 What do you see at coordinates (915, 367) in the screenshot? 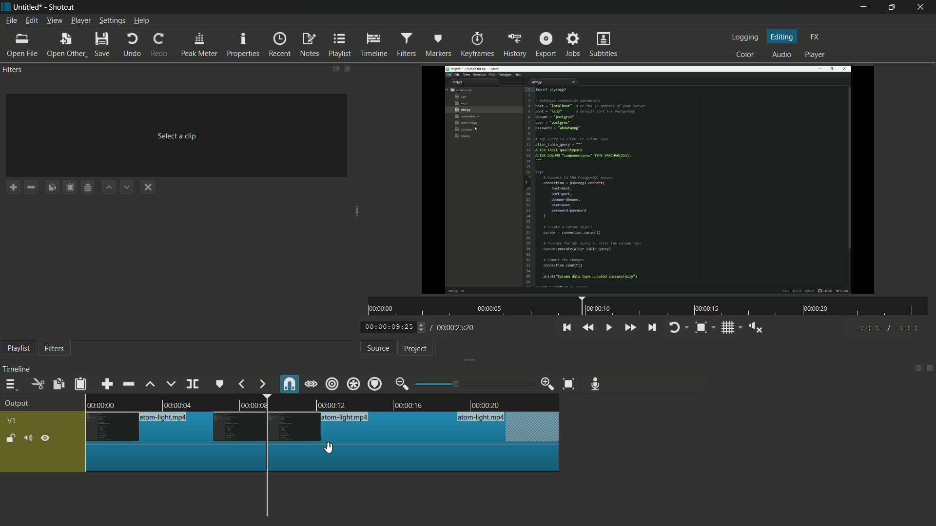
I see `change layout` at bounding box center [915, 367].